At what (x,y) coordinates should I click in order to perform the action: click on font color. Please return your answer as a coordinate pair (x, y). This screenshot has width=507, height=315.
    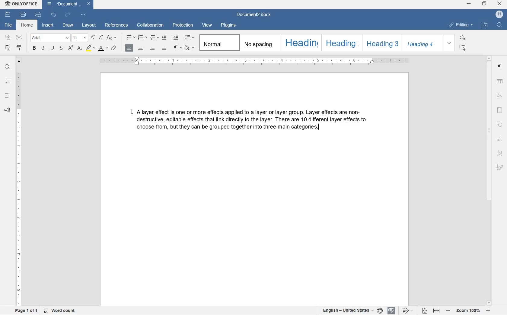
    Looking at the image, I should click on (103, 49).